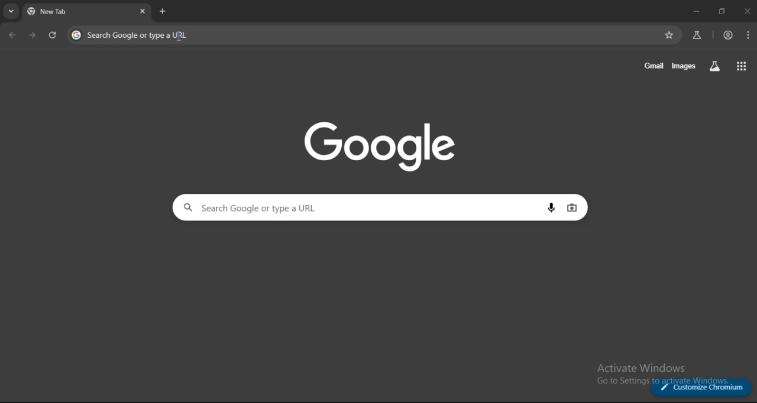 Image resolution: width=757 pixels, height=403 pixels. What do you see at coordinates (739, 66) in the screenshot?
I see `google apps` at bounding box center [739, 66].